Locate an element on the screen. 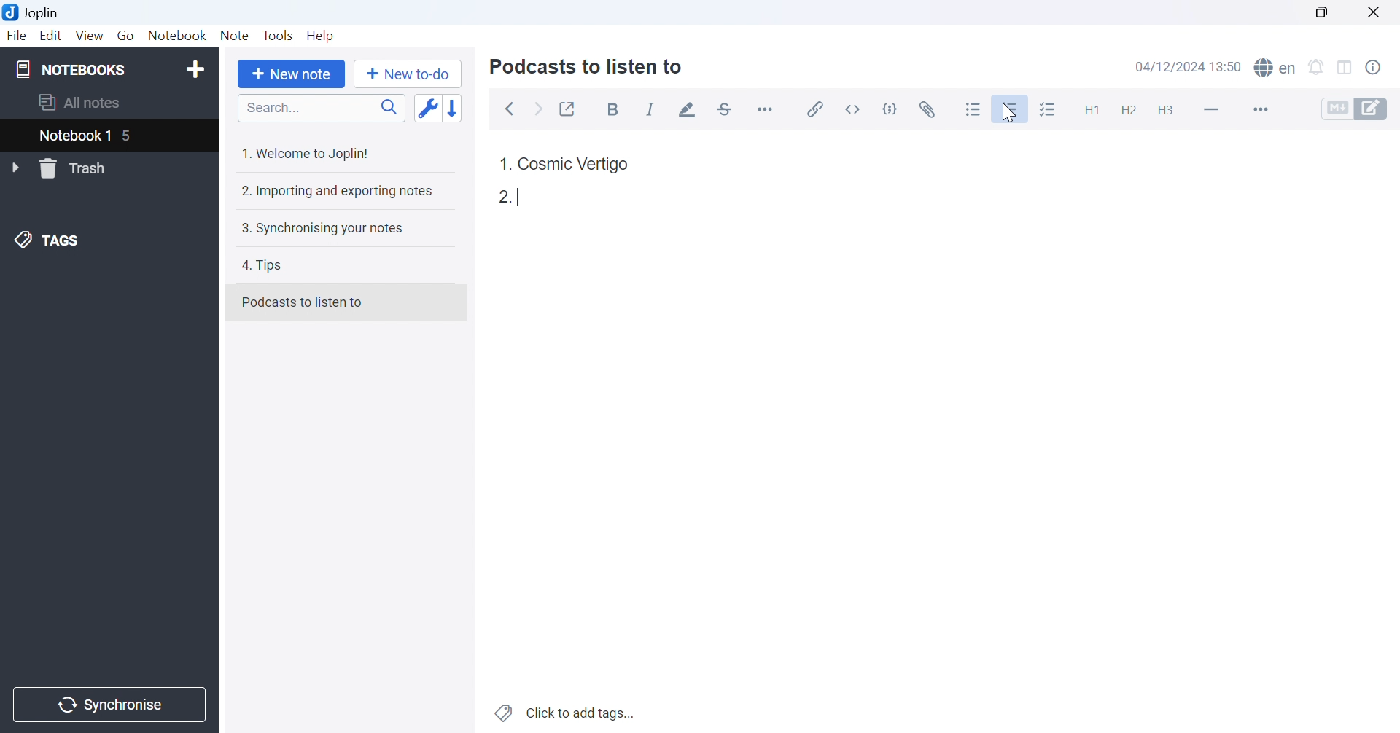  Toggle external editing is located at coordinates (568, 107).